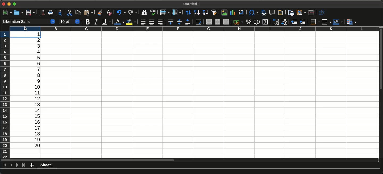  Describe the element at coordinates (42, 13) in the screenshot. I see `Export directly as PDF` at that location.